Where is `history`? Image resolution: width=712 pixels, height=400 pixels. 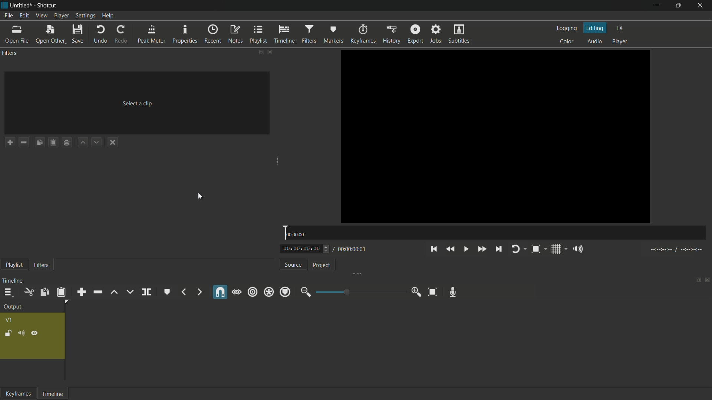 history is located at coordinates (391, 34).